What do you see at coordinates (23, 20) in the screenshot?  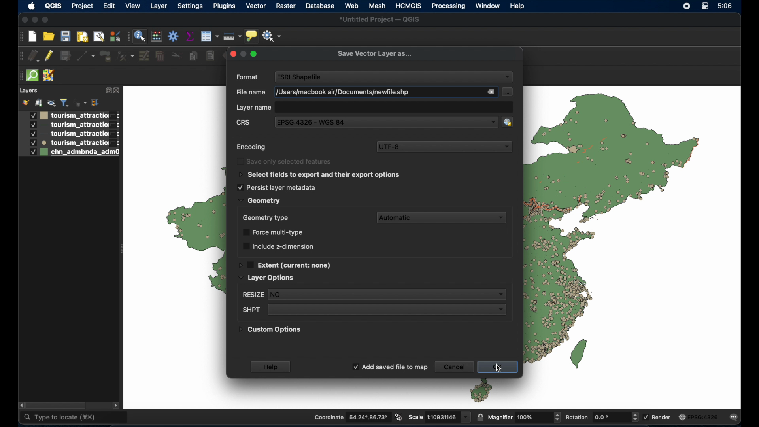 I see `close` at bounding box center [23, 20].